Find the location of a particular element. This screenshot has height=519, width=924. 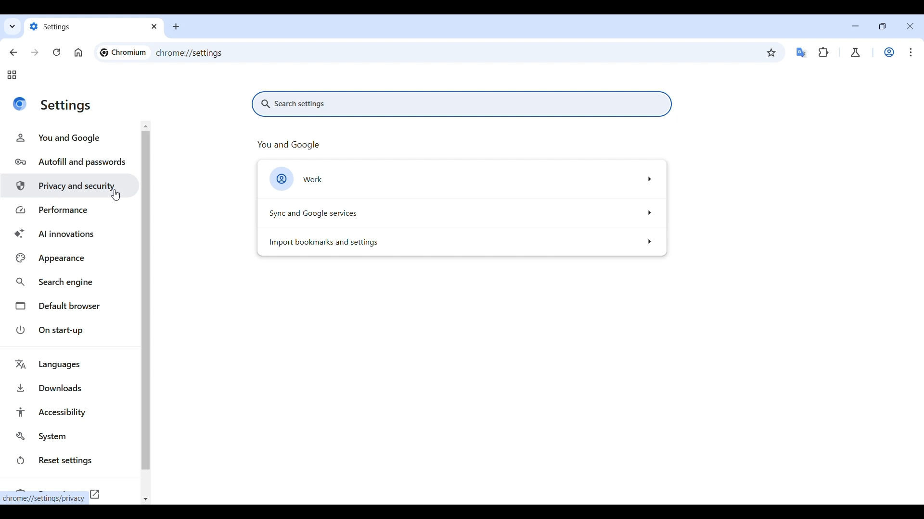

Performance is located at coordinates (70, 210).